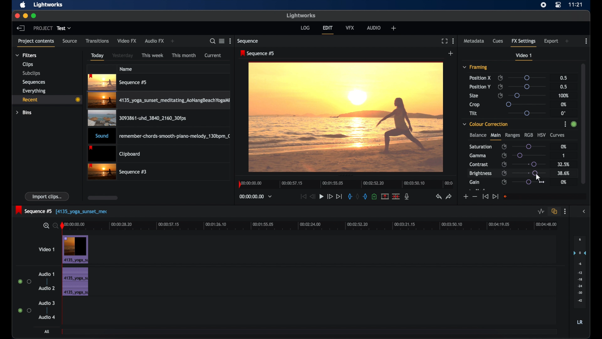 This screenshot has width=602, height=339. I want to click on audio clip, so click(160, 137).